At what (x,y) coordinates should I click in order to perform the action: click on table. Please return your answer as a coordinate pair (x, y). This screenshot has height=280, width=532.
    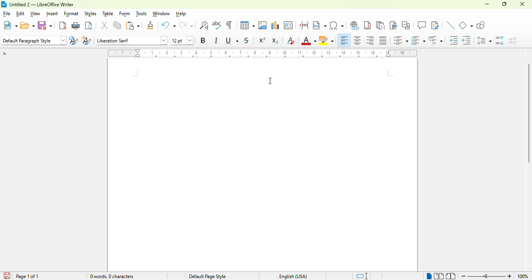
    Looking at the image, I should click on (108, 13).